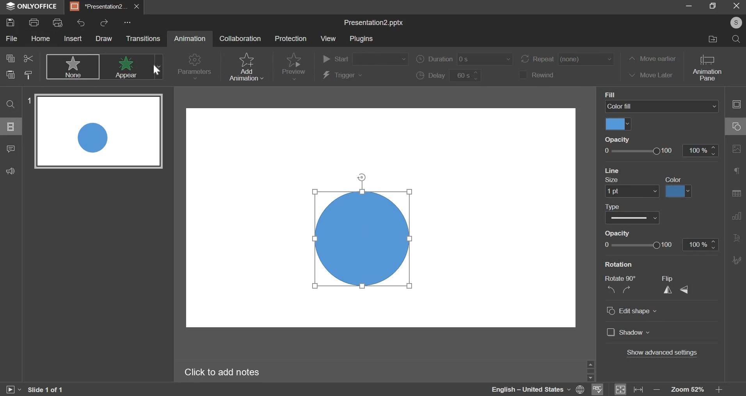 The width and height of the screenshot is (746, 396). What do you see at coordinates (616, 181) in the screenshot?
I see `opacity` at bounding box center [616, 181].